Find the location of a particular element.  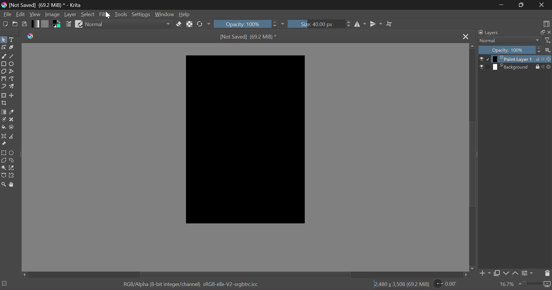

move up is located at coordinates (471, 46).